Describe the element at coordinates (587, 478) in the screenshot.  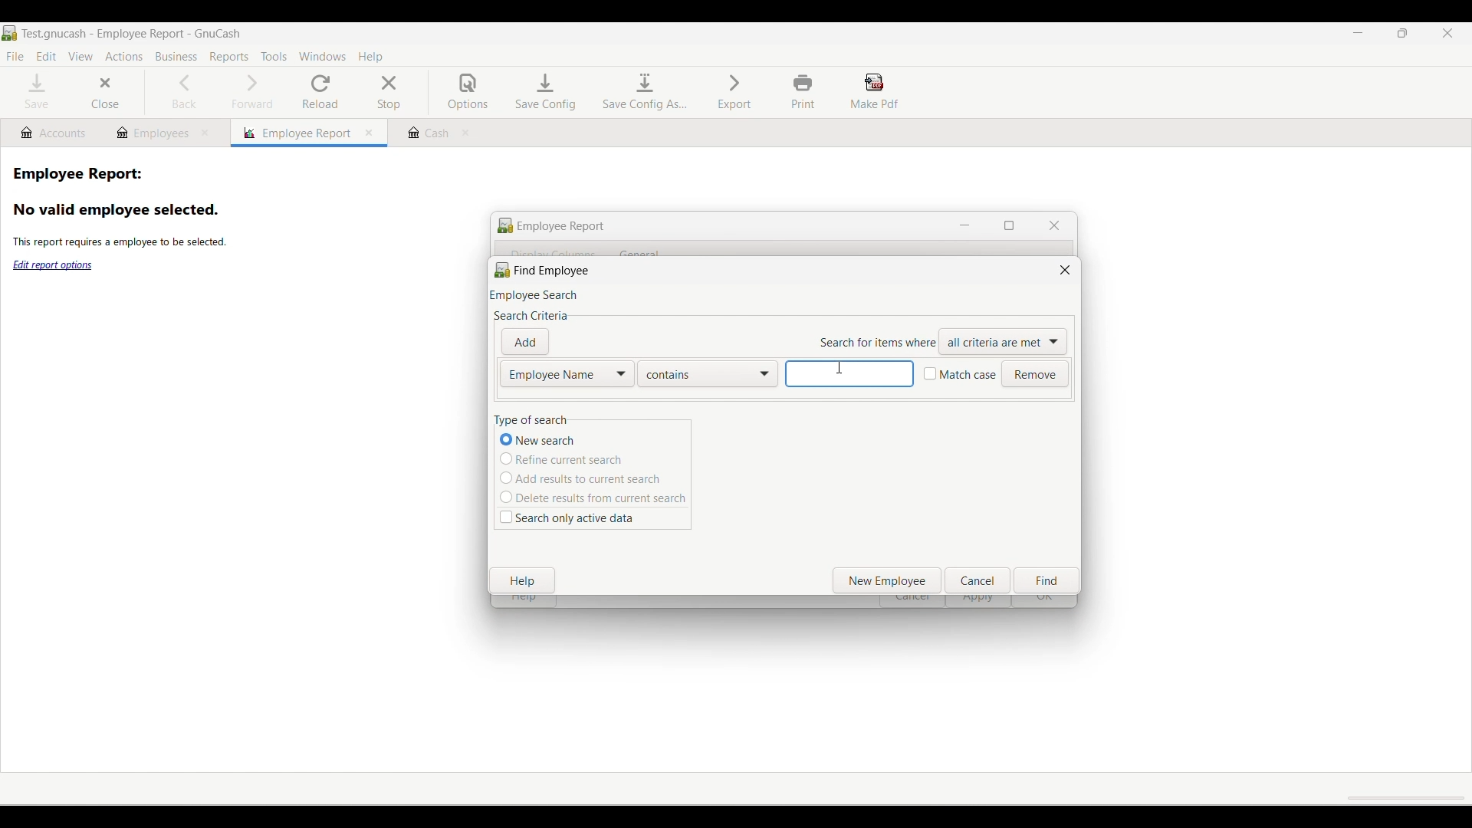
I see `Add results to current search` at that location.